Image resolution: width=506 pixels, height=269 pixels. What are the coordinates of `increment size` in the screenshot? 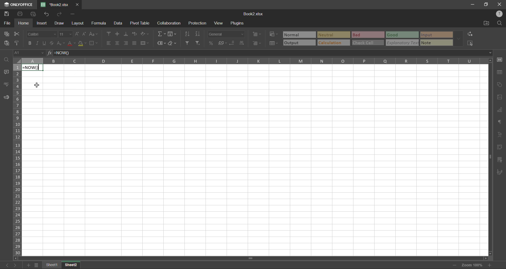 It's located at (78, 34).